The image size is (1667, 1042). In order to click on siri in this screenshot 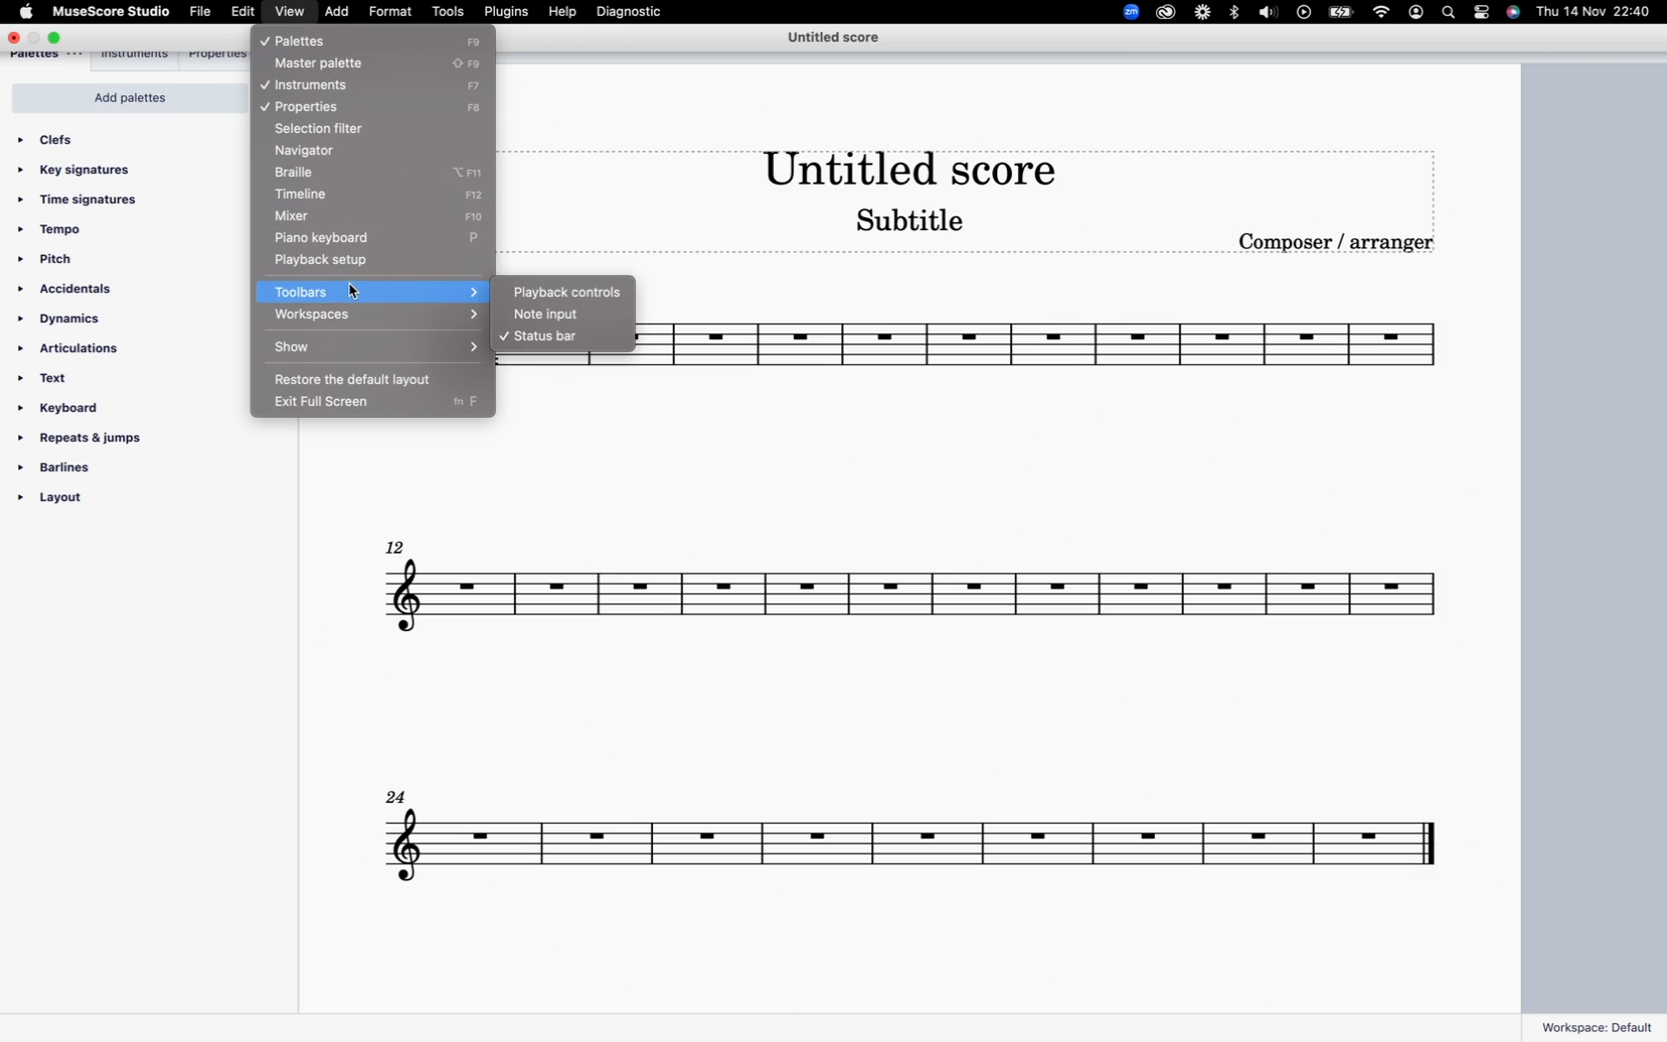, I will do `click(1515, 13)`.